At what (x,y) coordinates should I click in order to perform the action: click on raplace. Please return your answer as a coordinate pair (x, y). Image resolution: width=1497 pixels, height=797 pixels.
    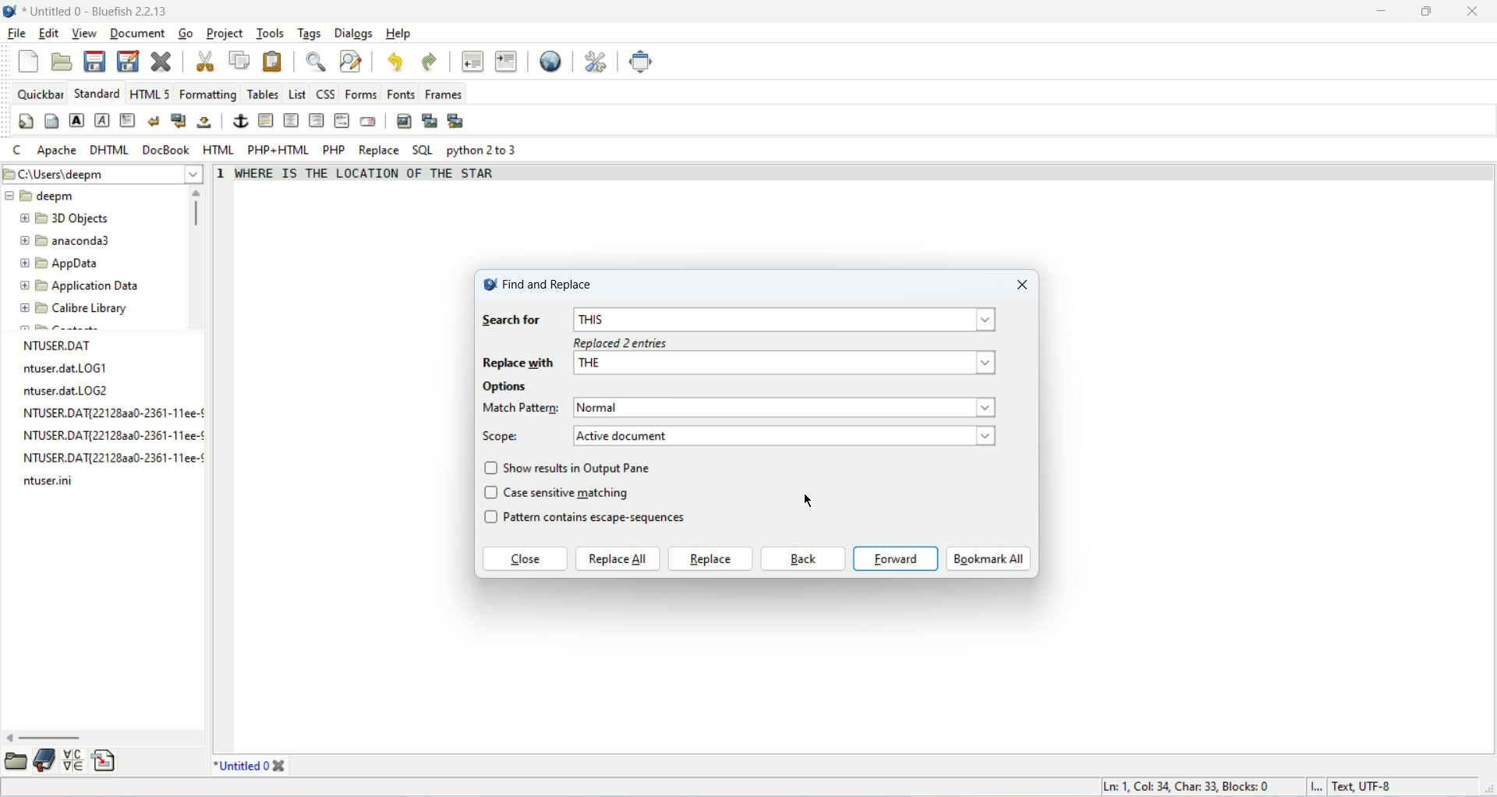
    Looking at the image, I should click on (710, 558).